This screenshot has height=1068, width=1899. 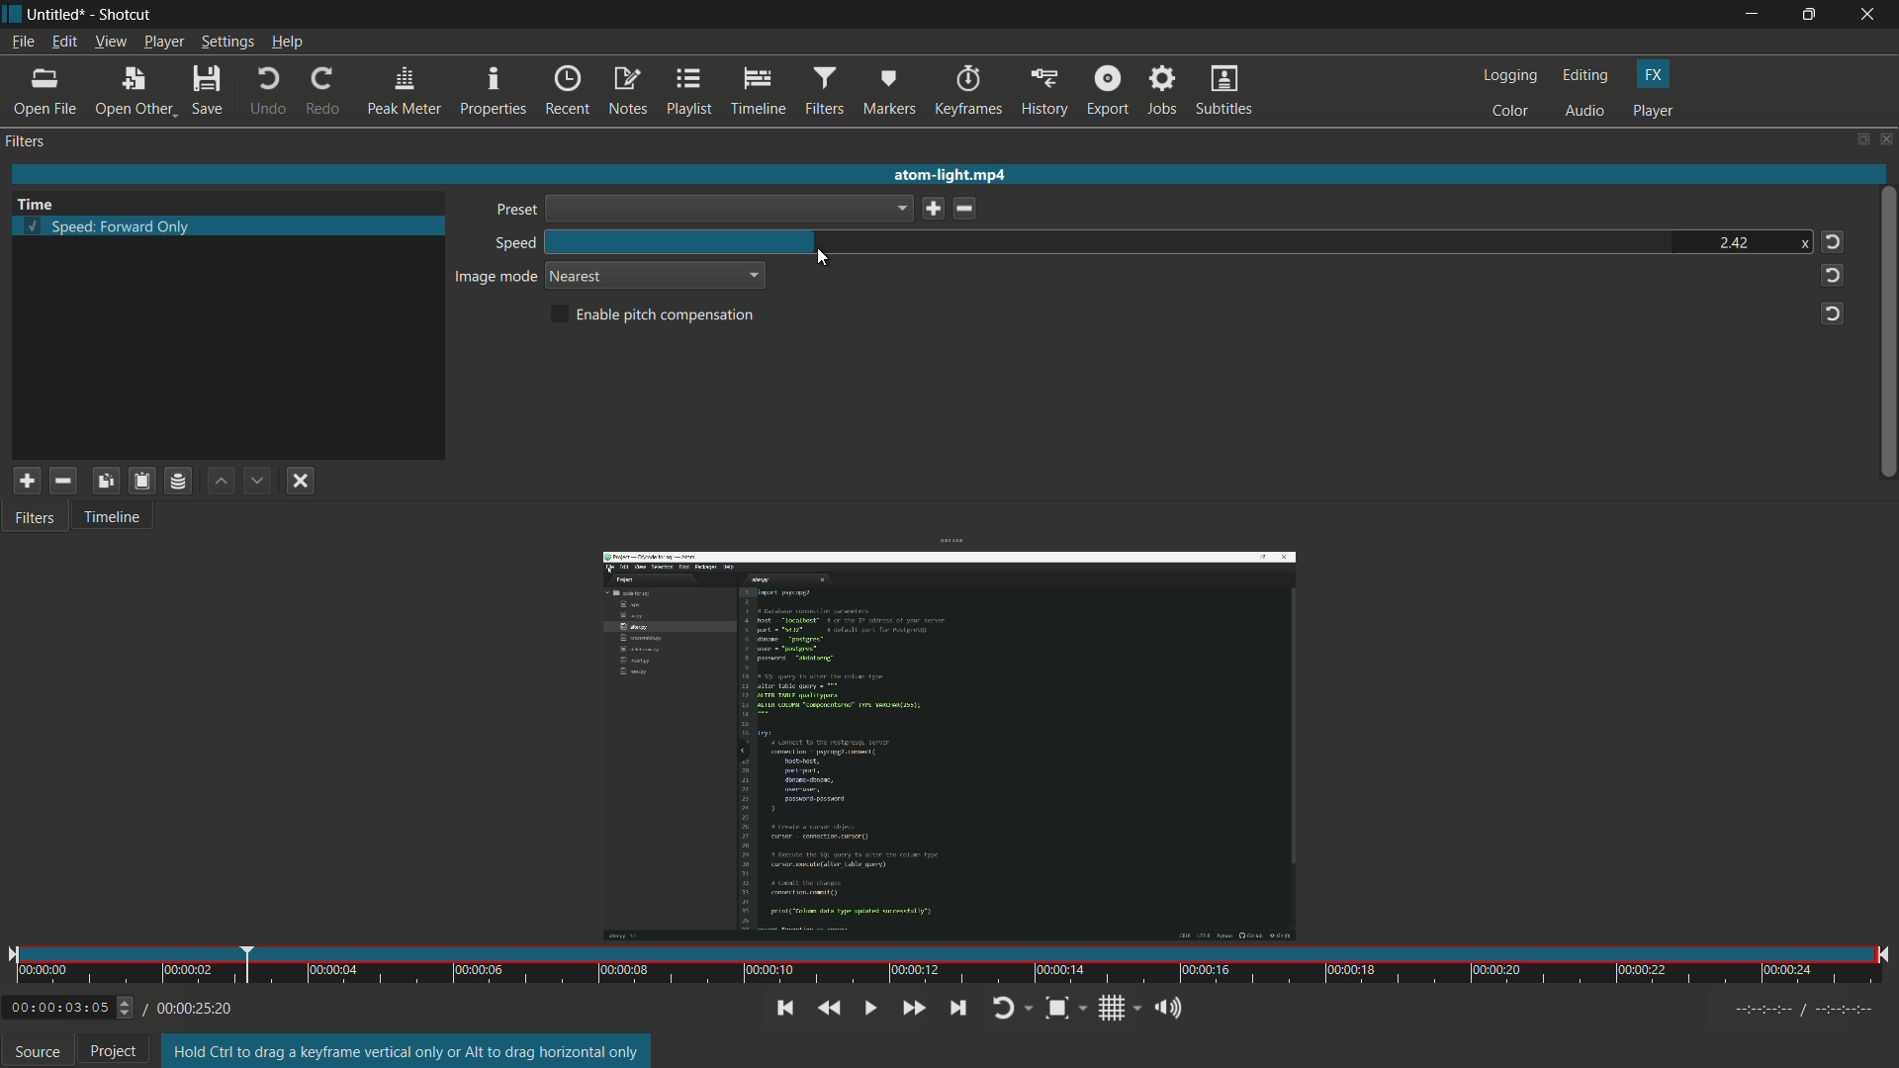 I want to click on toggle play or pause, so click(x=871, y=1008).